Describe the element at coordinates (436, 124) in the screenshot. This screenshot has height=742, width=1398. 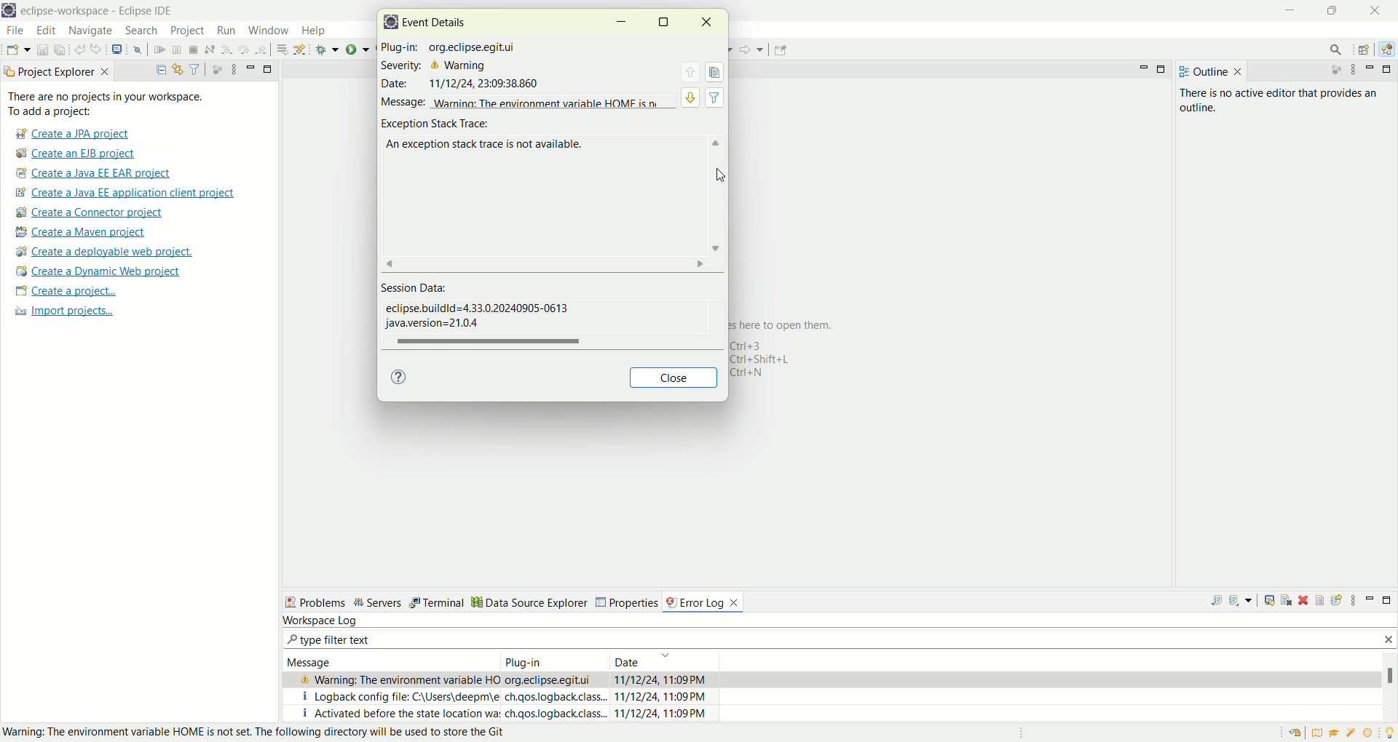
I see `exception stack trace` at that location.